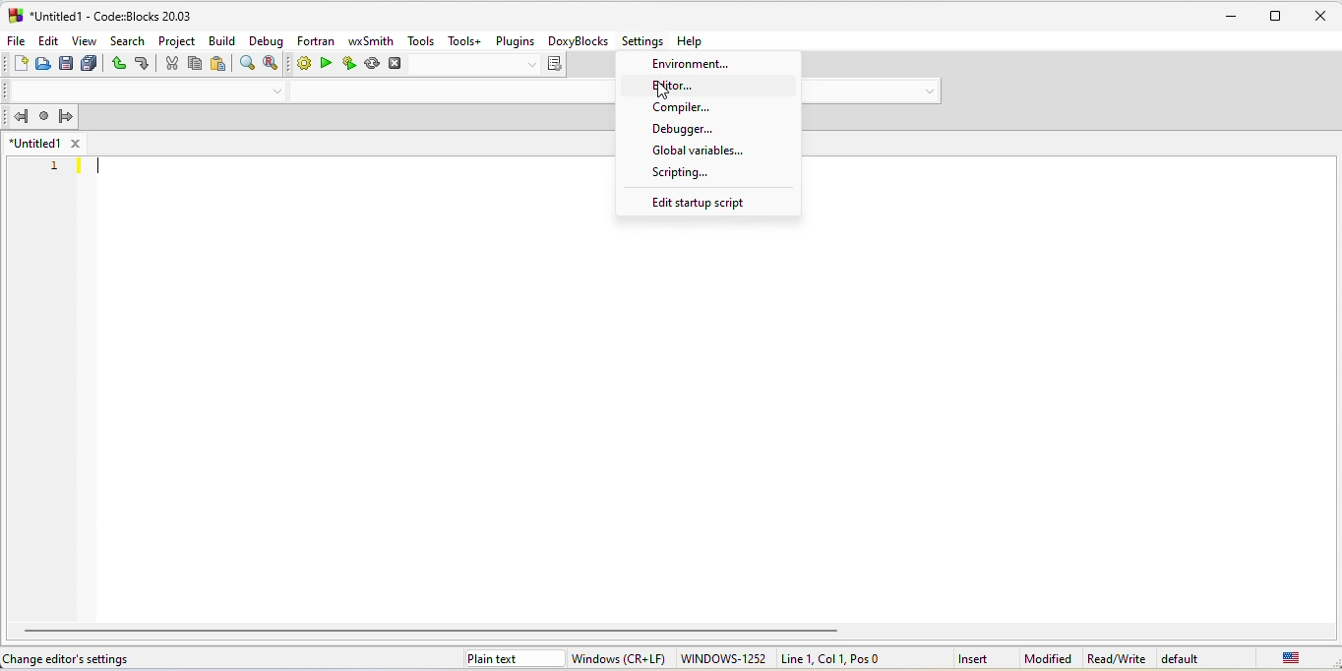 The width and height of the screenshot is (1342, 671). Describe the element at coordinates (1236, 16) in the screenshot. I see `minimize` at that location.